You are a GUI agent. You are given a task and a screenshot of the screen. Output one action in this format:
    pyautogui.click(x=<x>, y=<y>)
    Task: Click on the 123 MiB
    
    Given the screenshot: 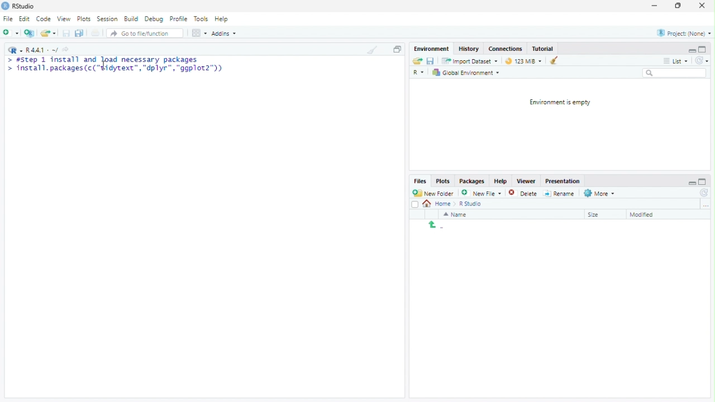 What is the action you would take?
    pyautogui.click(x=522, y=60)
    